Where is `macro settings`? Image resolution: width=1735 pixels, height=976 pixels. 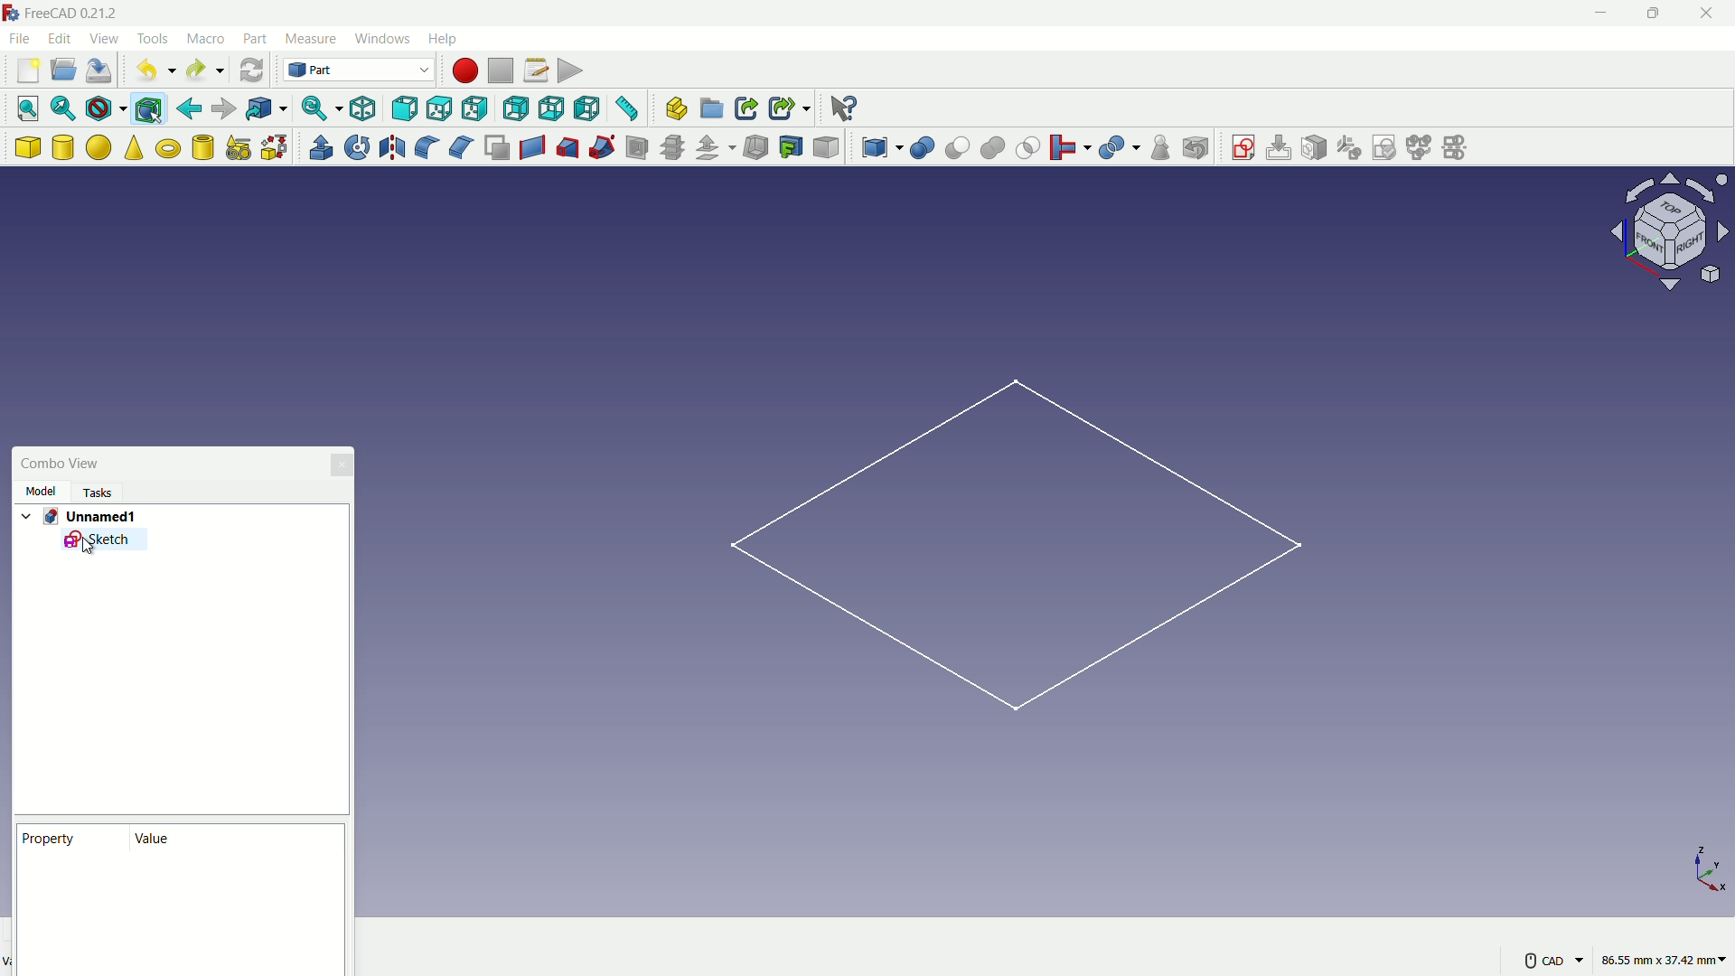
macro settings is located at coordinates (536, 70).